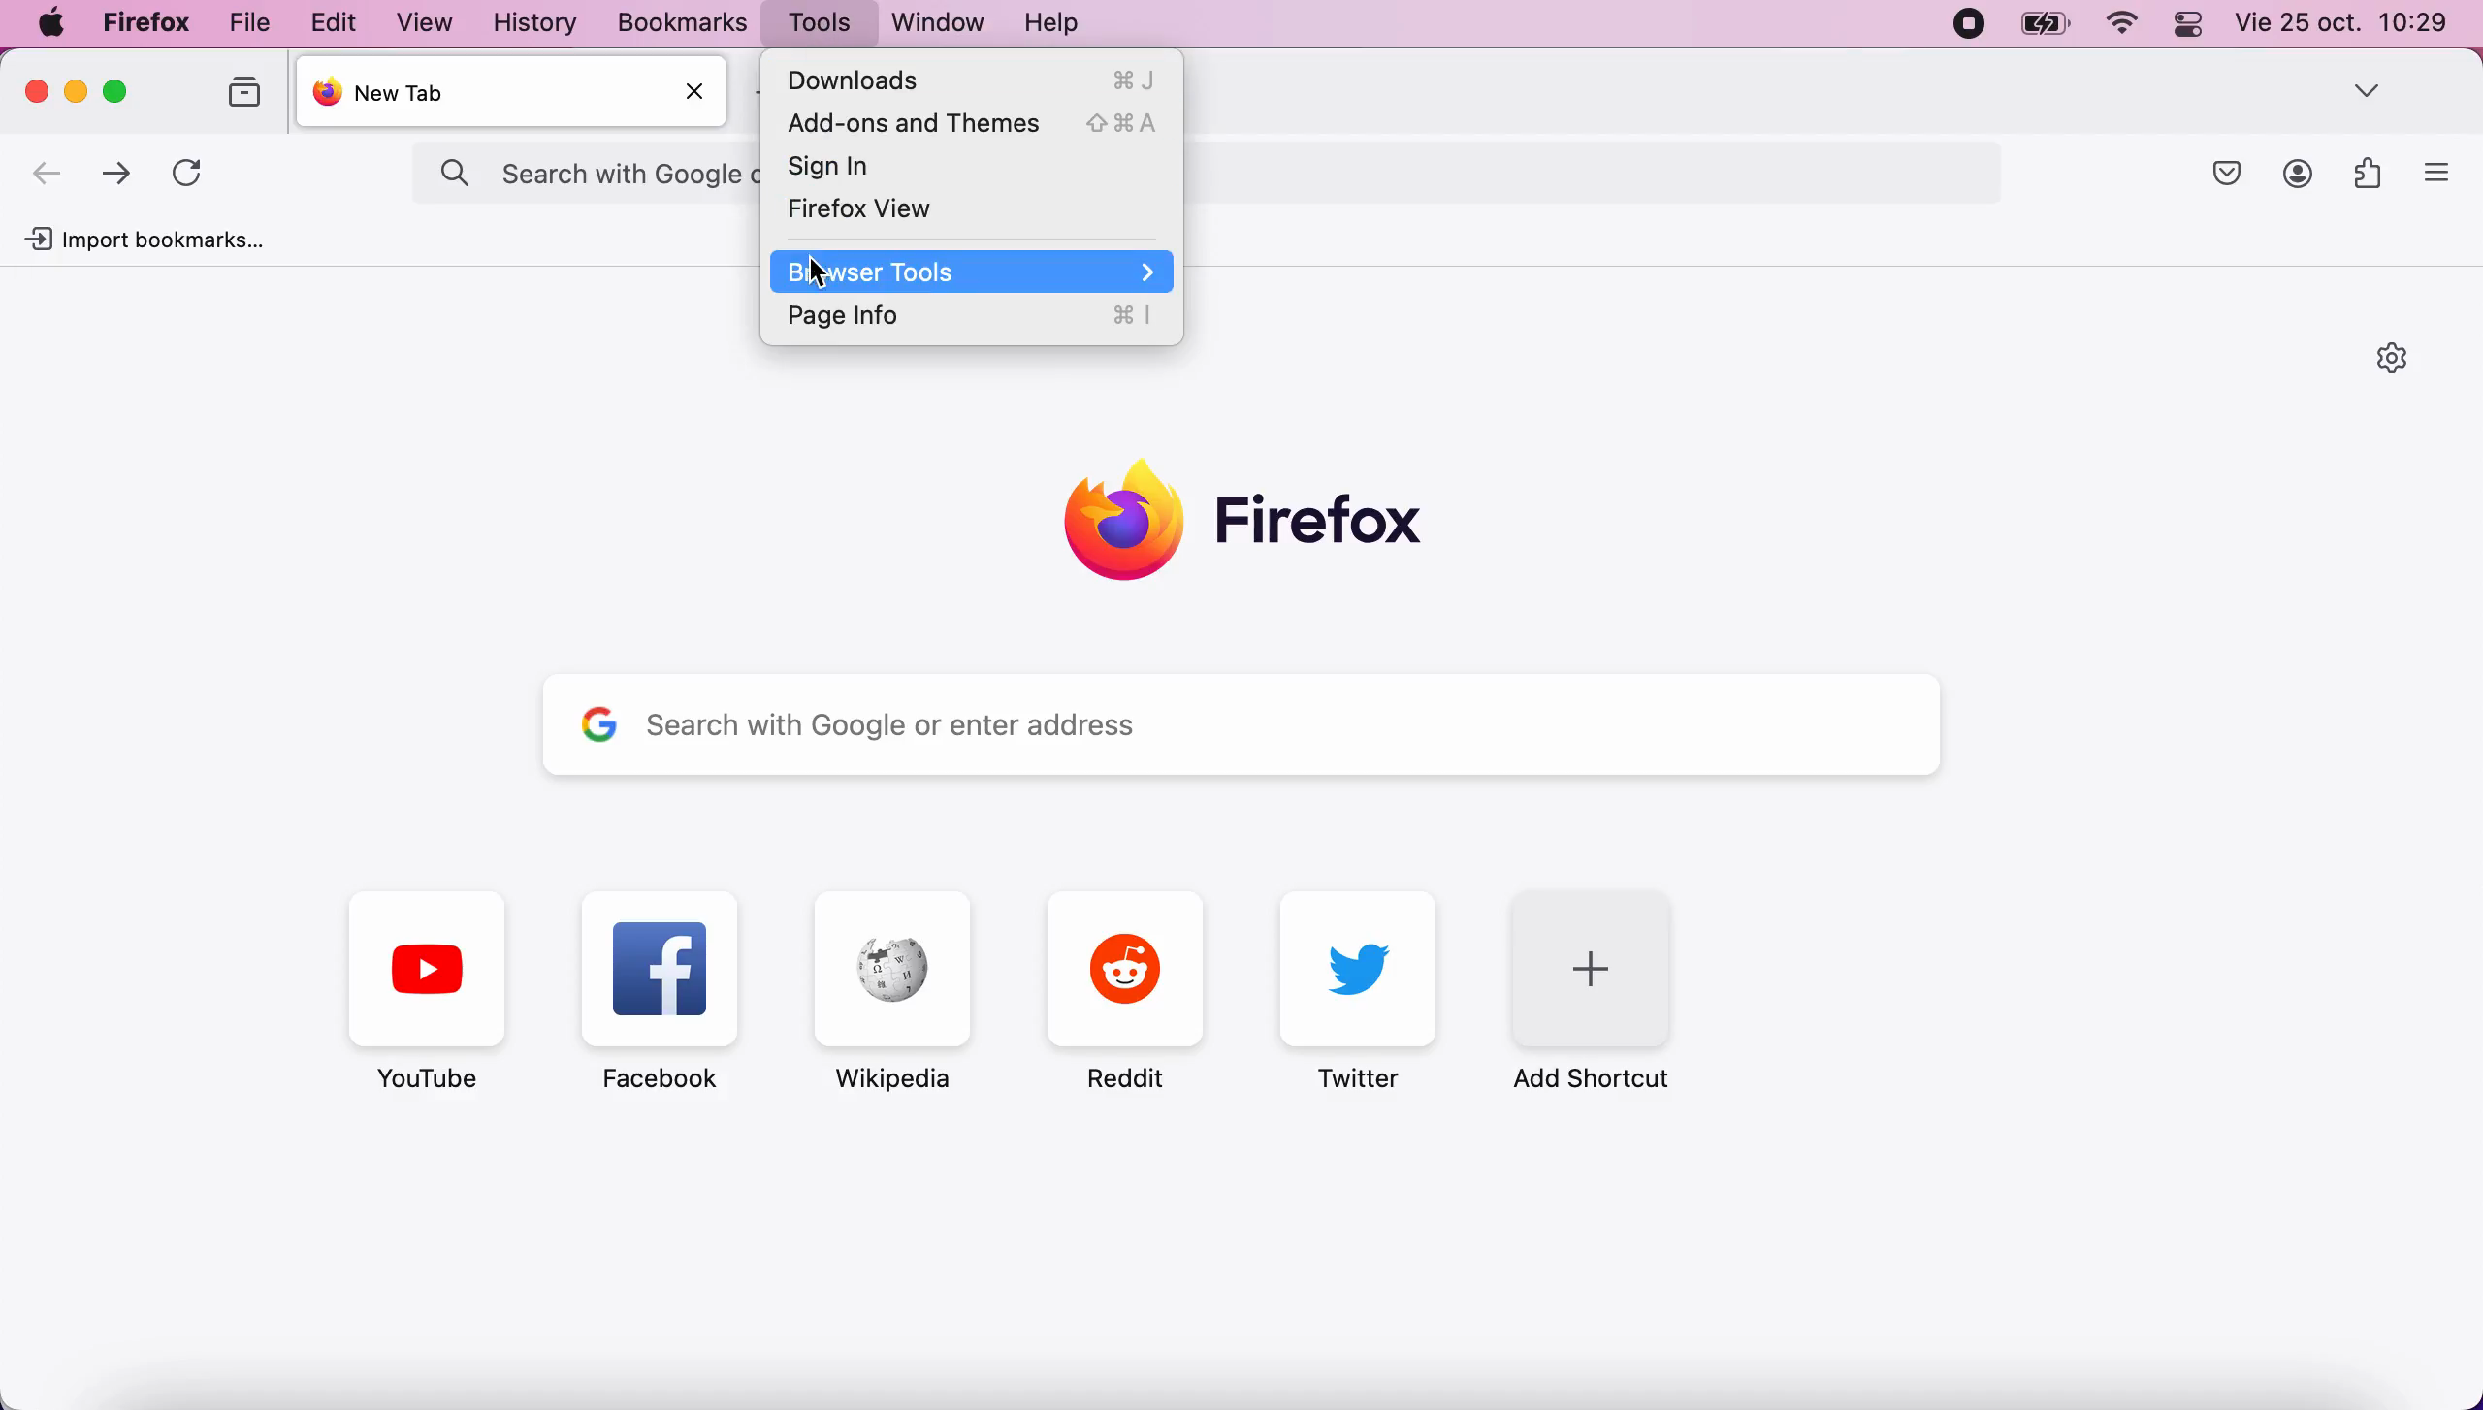 This screenshot has height=1410, width=2483. I want to click on Firefox View, so click(975, 211).